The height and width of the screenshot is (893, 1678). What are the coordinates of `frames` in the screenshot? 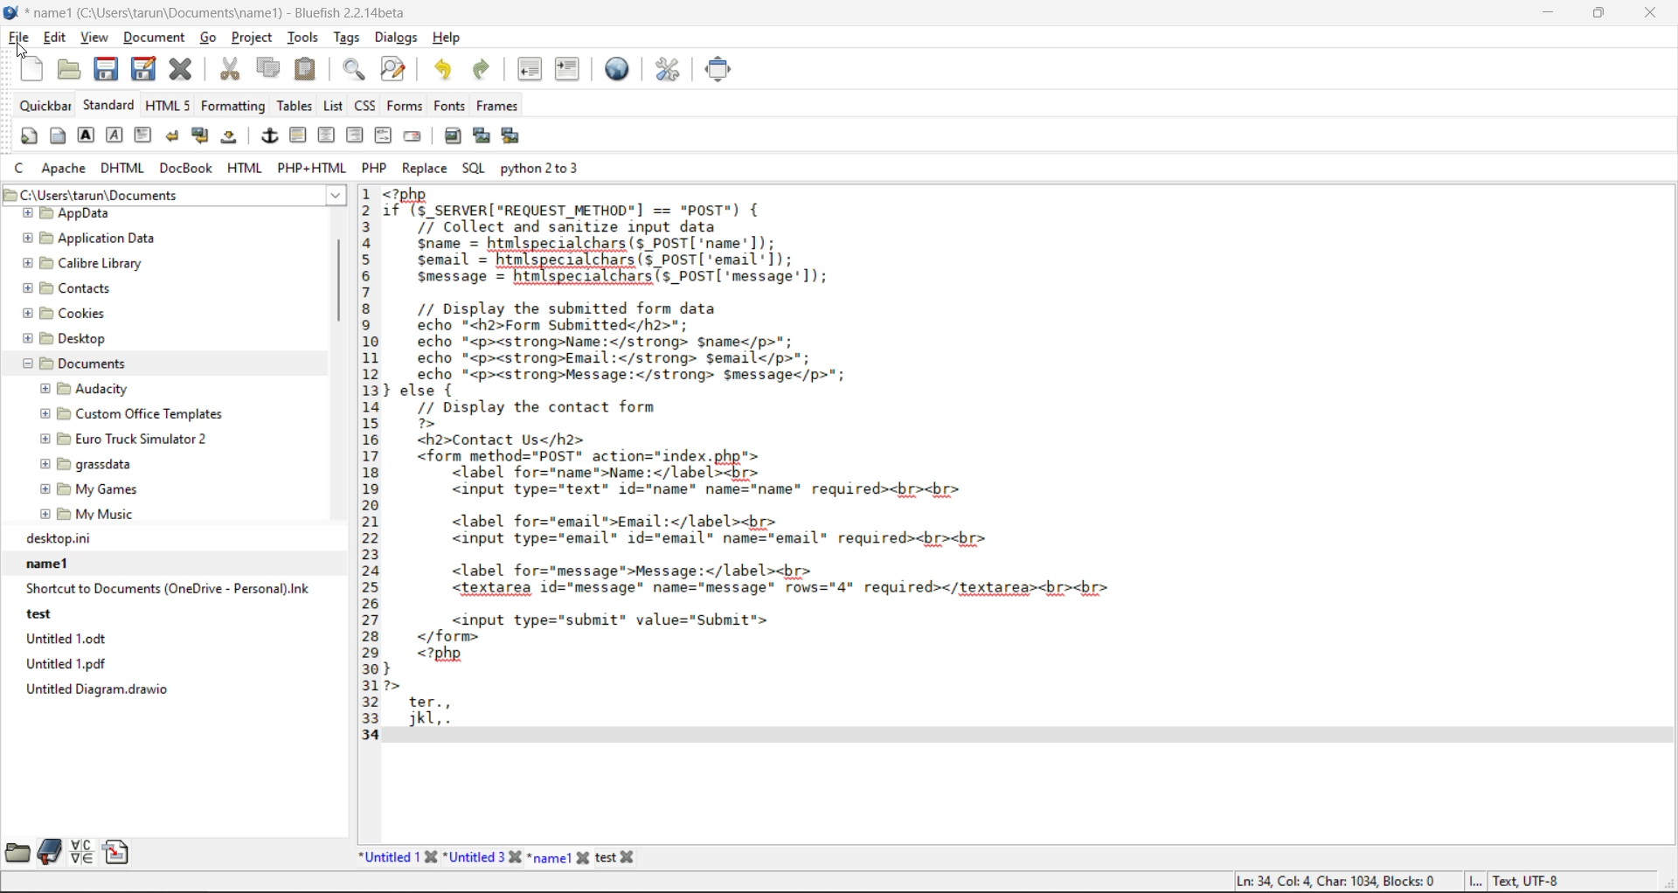 It's located at (499, 106).